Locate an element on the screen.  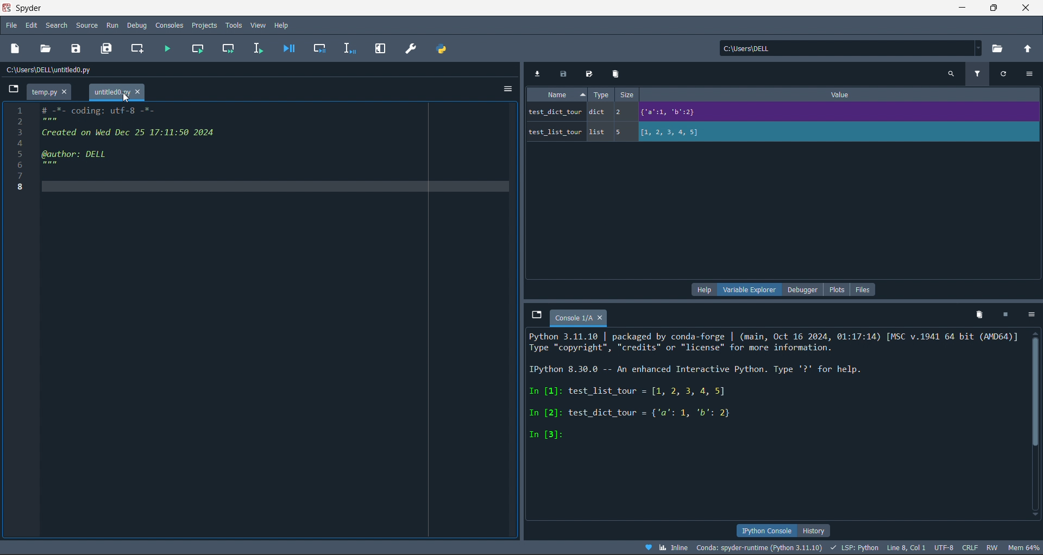
options is located at coordinates (507, 86).